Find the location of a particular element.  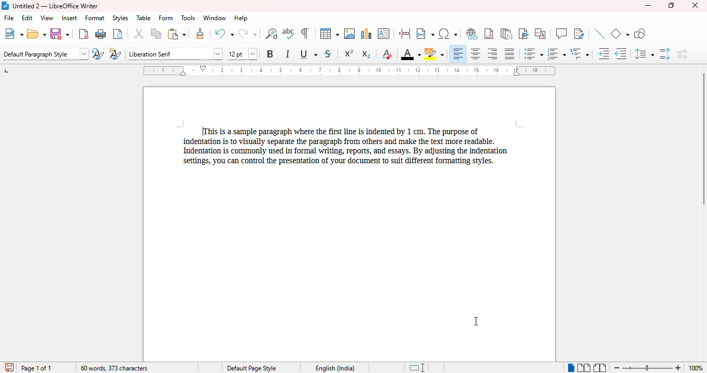

cursor is located at coordinates (476, 321).